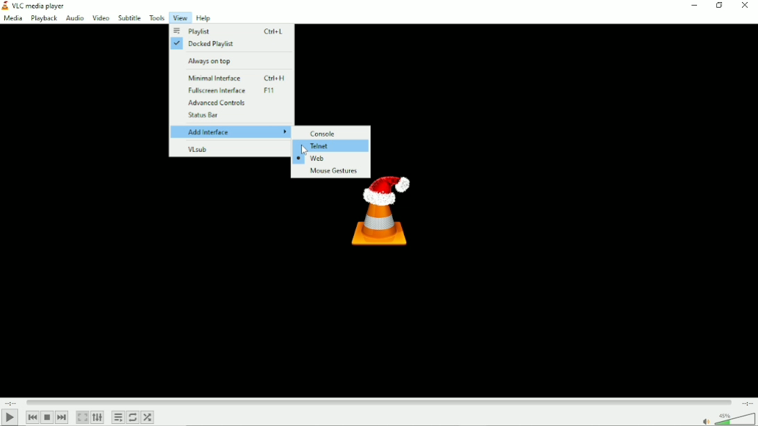 The width and height of the screenshot is (758, 426). Describe the element at coordinates (157, 17) in the screenshot. I see `Tools` at that location.